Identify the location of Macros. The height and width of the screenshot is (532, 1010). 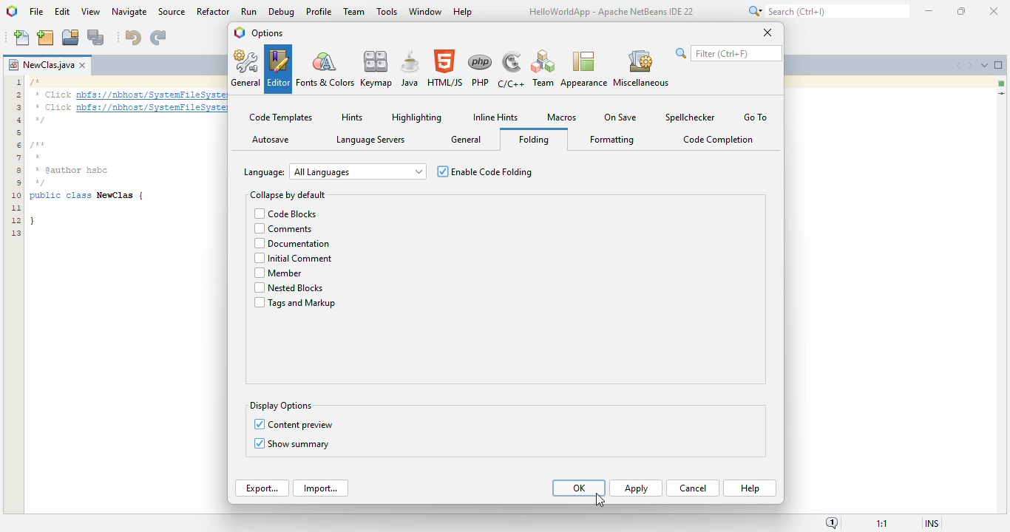
(563, 117).